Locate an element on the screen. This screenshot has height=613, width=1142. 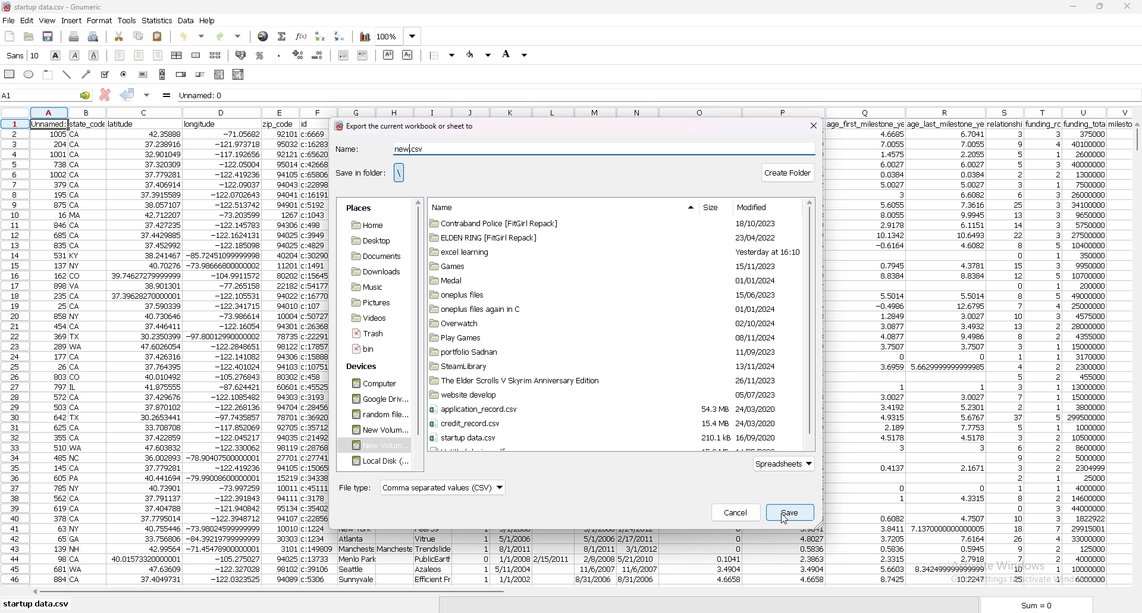
file is located at coordinates (371, 333).